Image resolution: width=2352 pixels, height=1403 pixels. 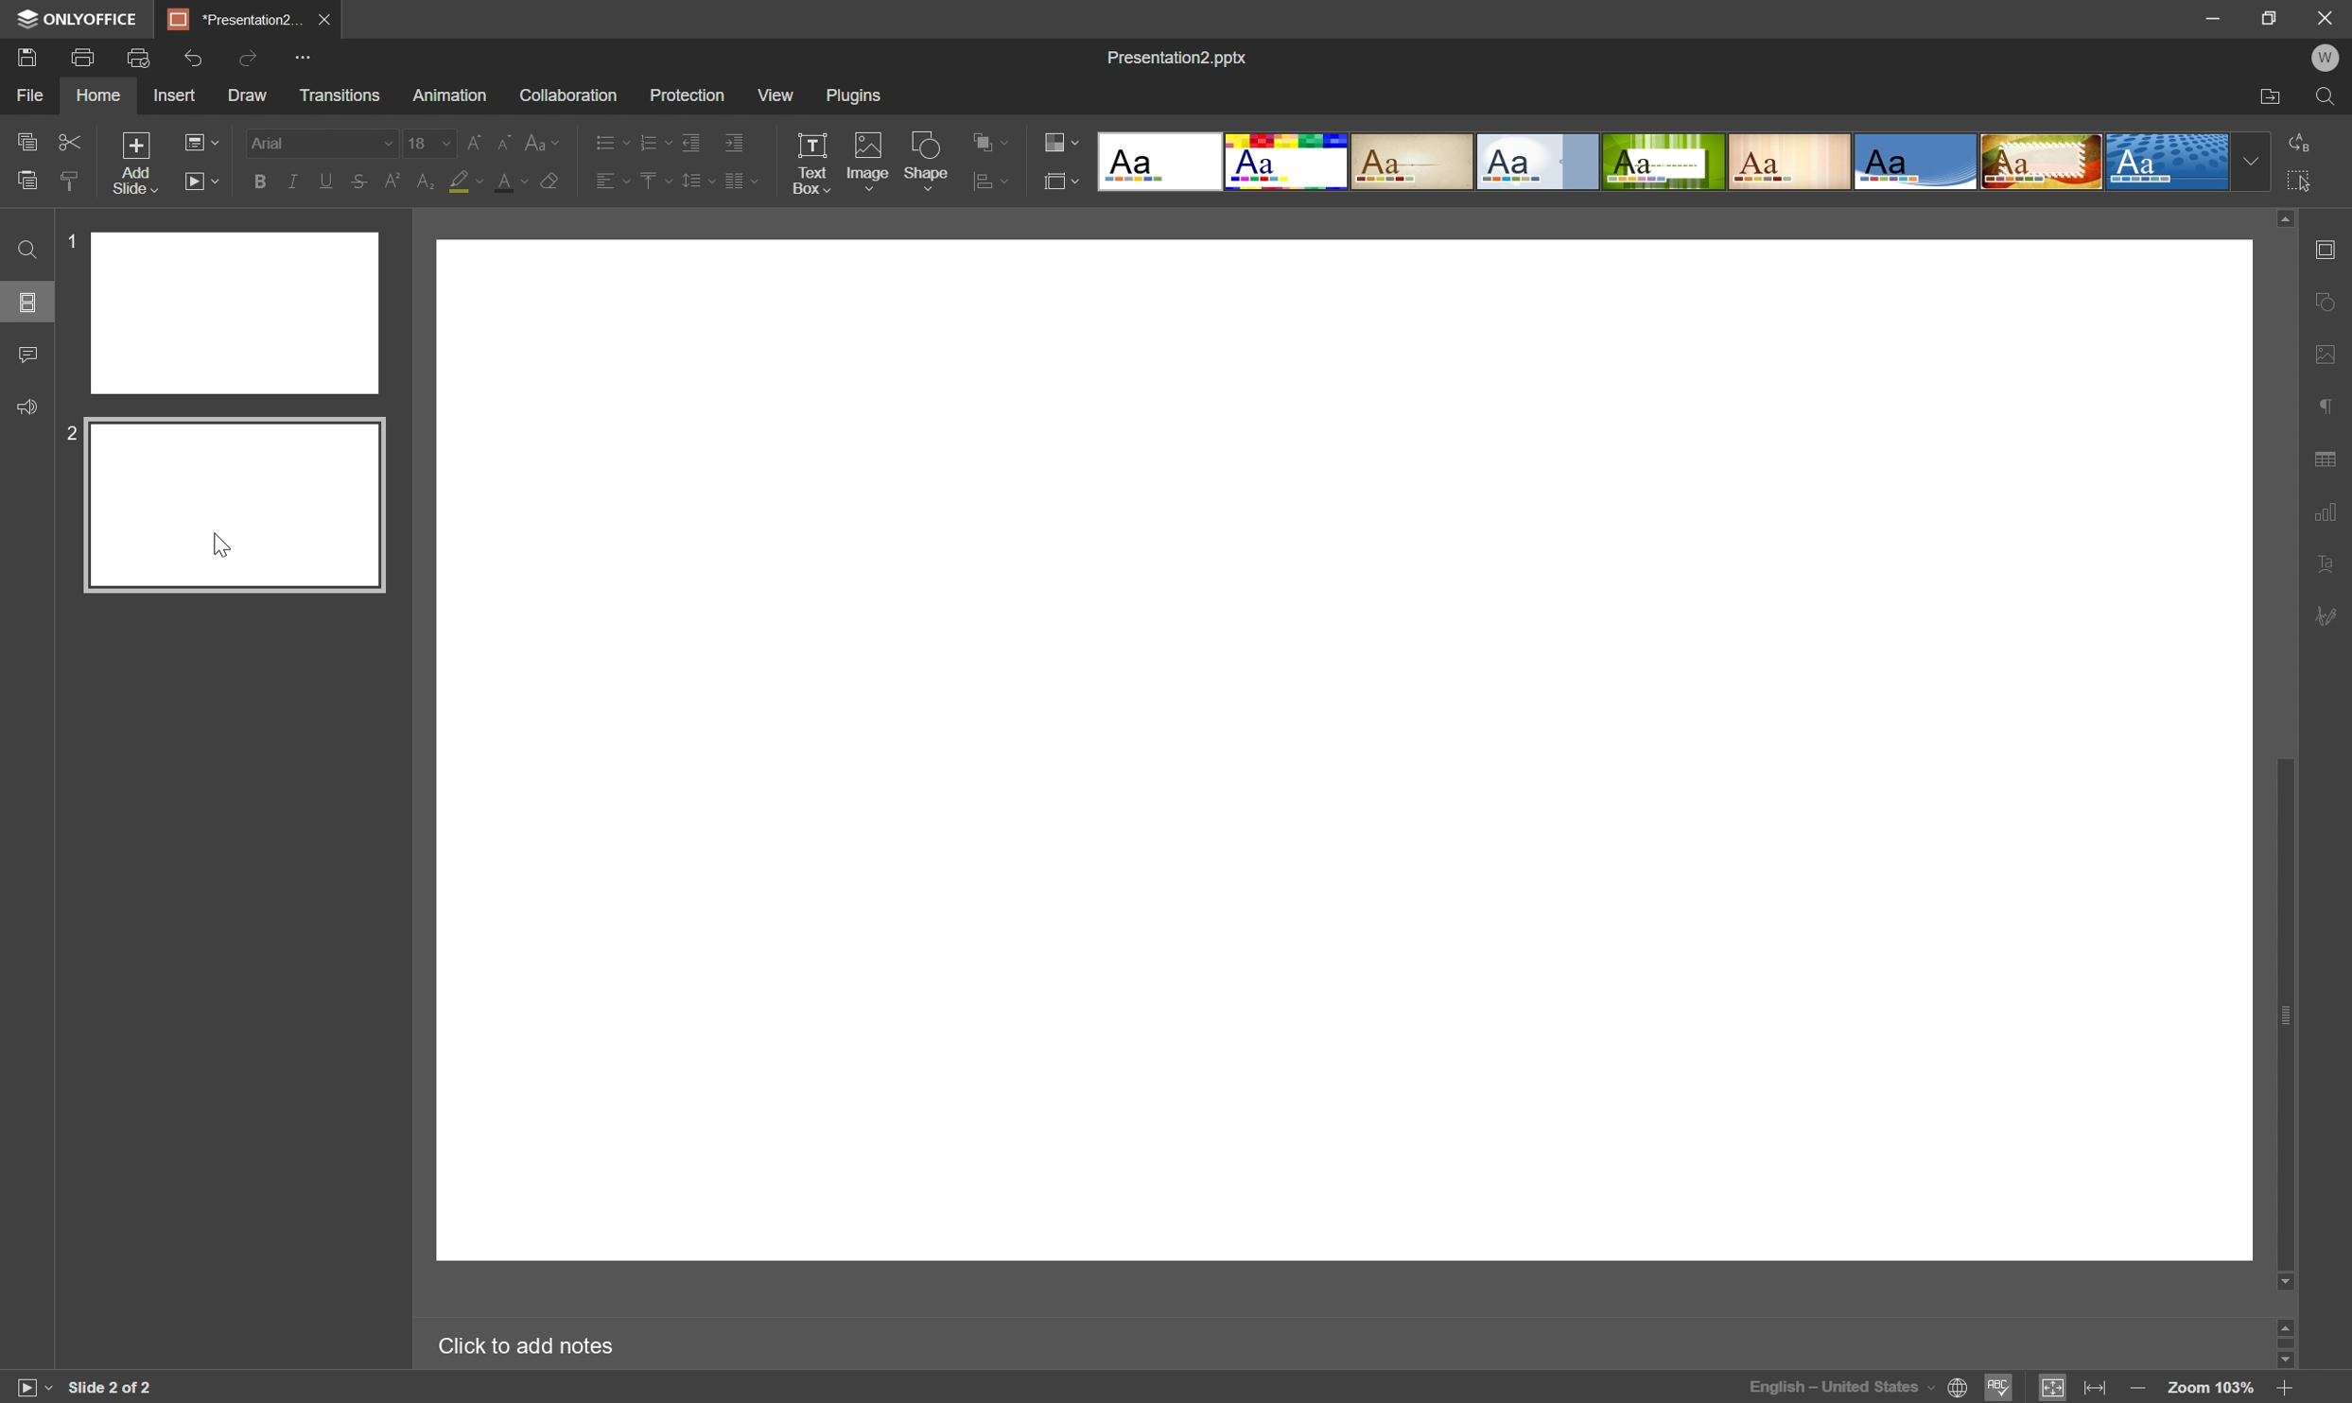 I want to click on Home, so click(x=101, y=97).